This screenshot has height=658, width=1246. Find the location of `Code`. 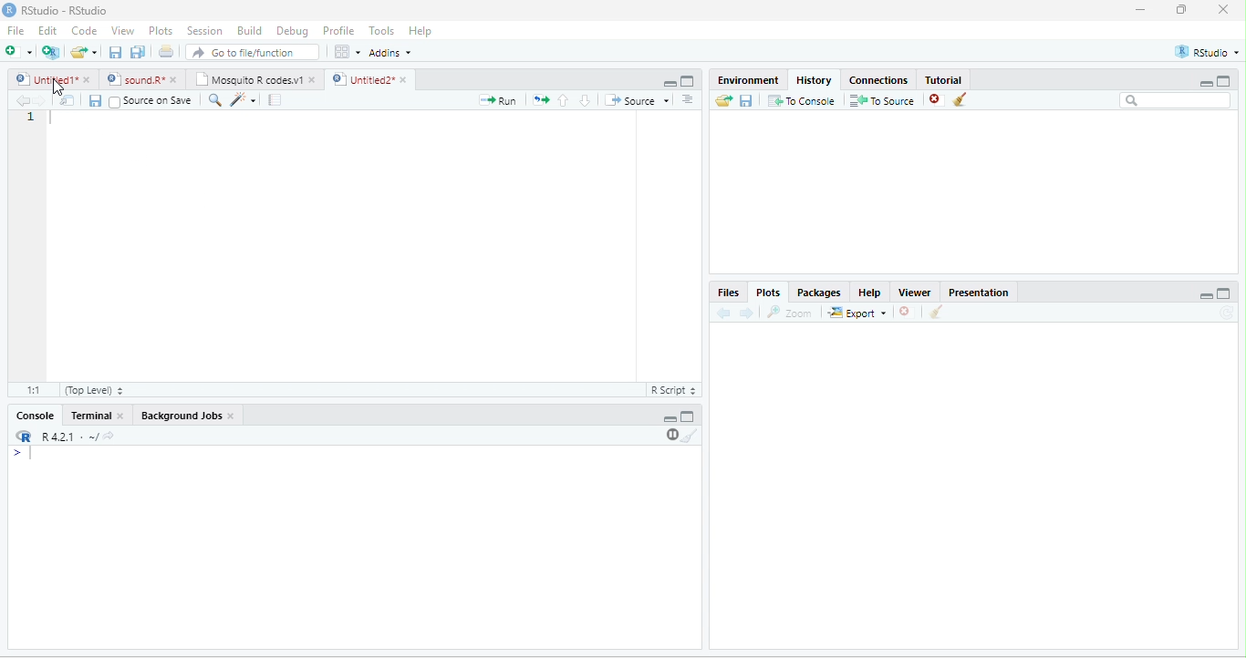

Code is located at coordinates (84, 30).